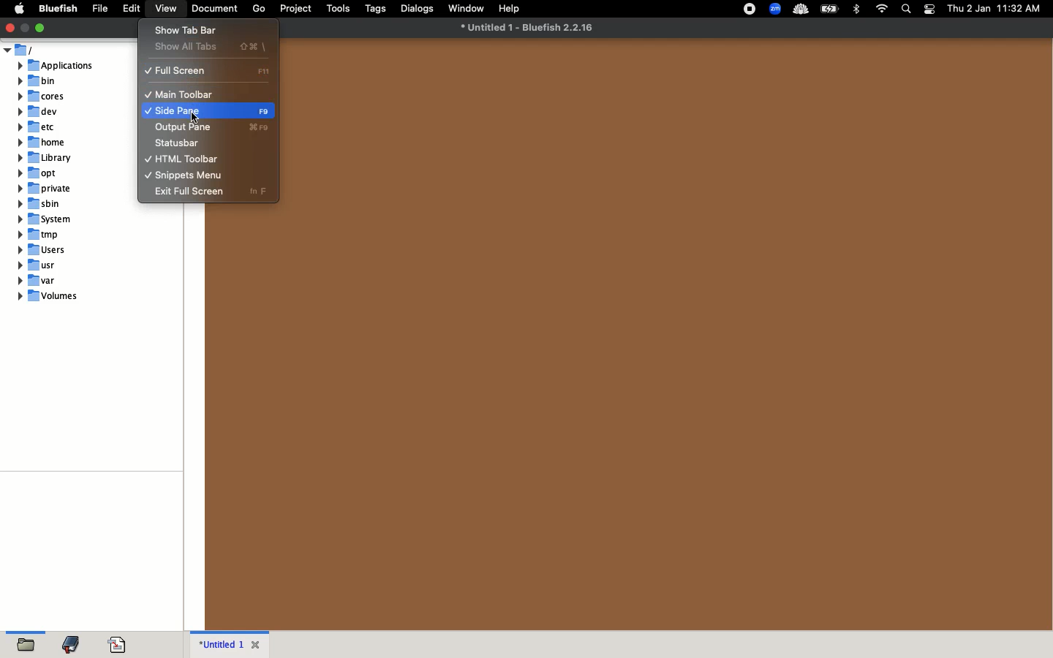 The height and width of the screenshot is (658, 1053). What do you see at coordinates (38, 112) in the screenshot?
I see `dev` at bounding box center [38, 112].